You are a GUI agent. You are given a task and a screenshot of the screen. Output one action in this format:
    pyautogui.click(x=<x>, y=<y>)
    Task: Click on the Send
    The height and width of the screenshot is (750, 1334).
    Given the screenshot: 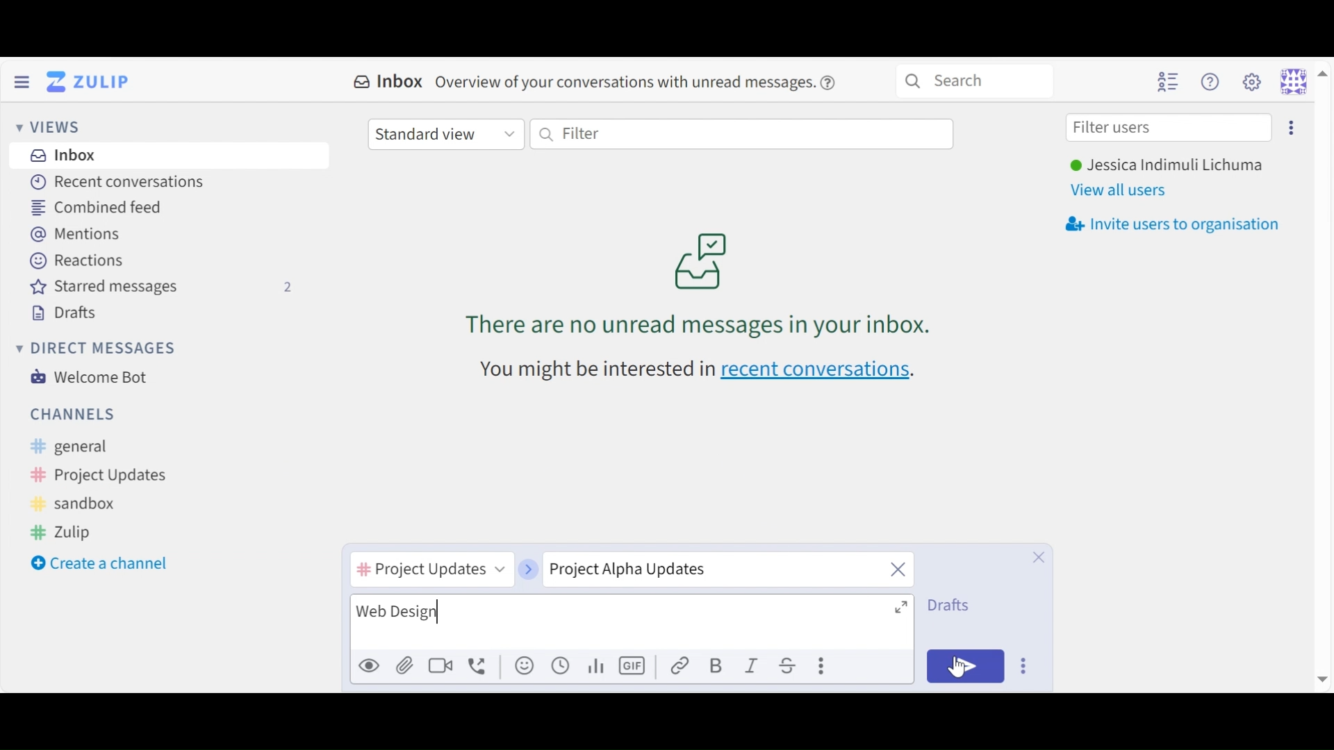 What is the action you would take?
    pyautogui.click(x=965, y=666)
    